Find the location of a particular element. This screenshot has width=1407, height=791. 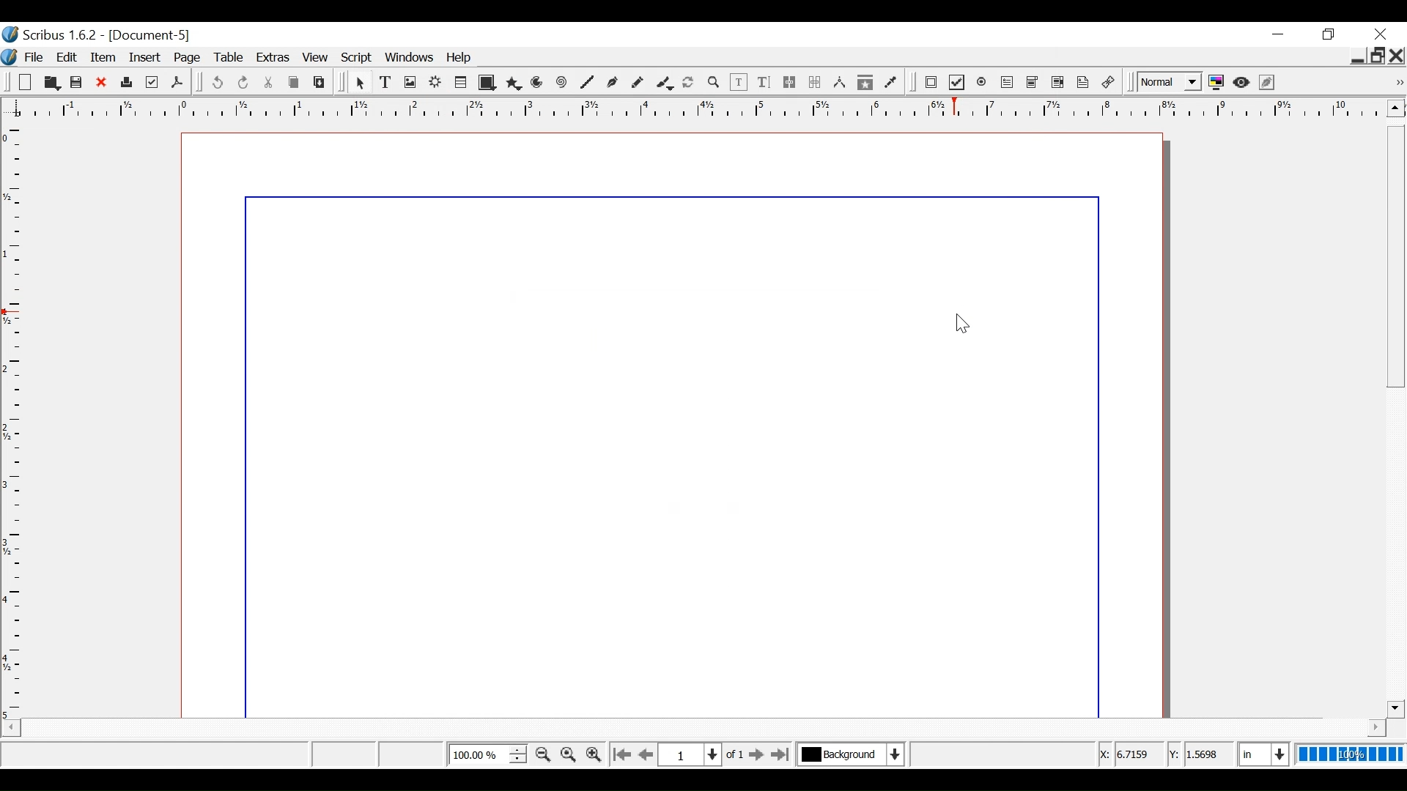

Zoom in is located at coordinates (593, 754).